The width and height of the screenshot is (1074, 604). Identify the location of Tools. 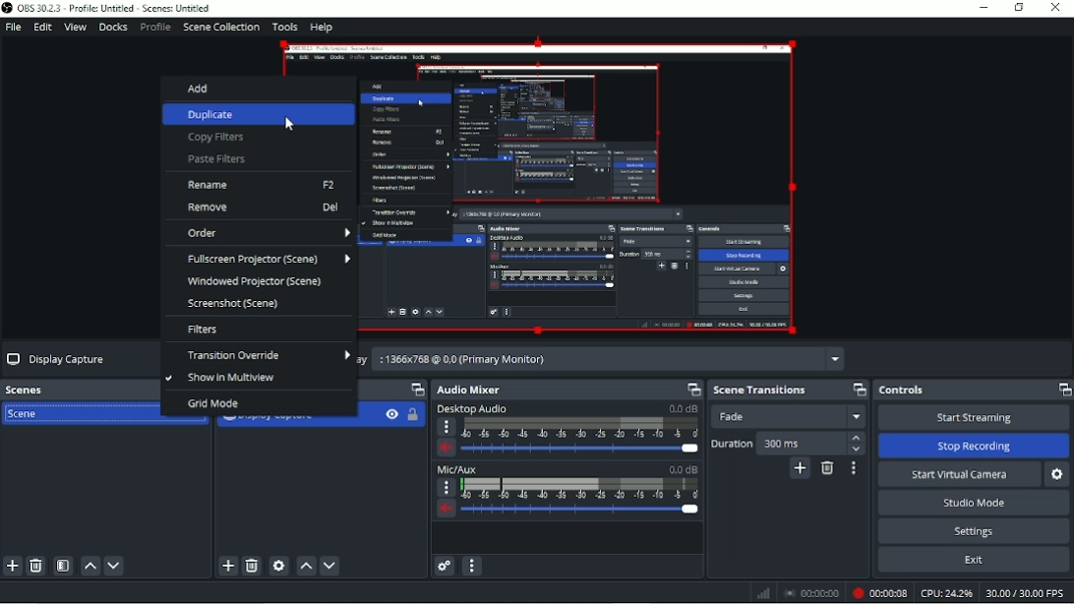
(285, 27).